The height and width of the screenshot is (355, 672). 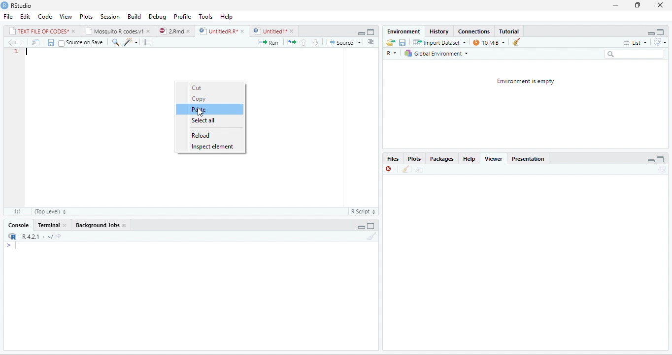 What do you see at coordinates (7, 16) in the screenshot?
I see `File` at bounding box center [7, 16].